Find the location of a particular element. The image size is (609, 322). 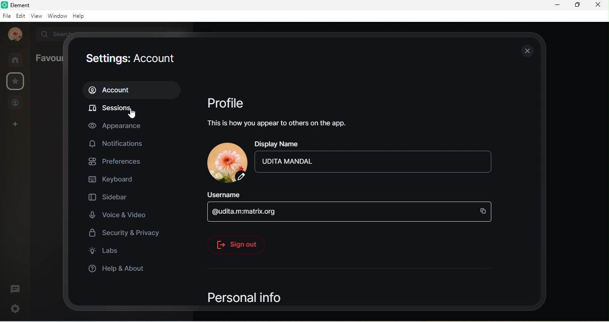

sign out is located at coordinates (236, 244).